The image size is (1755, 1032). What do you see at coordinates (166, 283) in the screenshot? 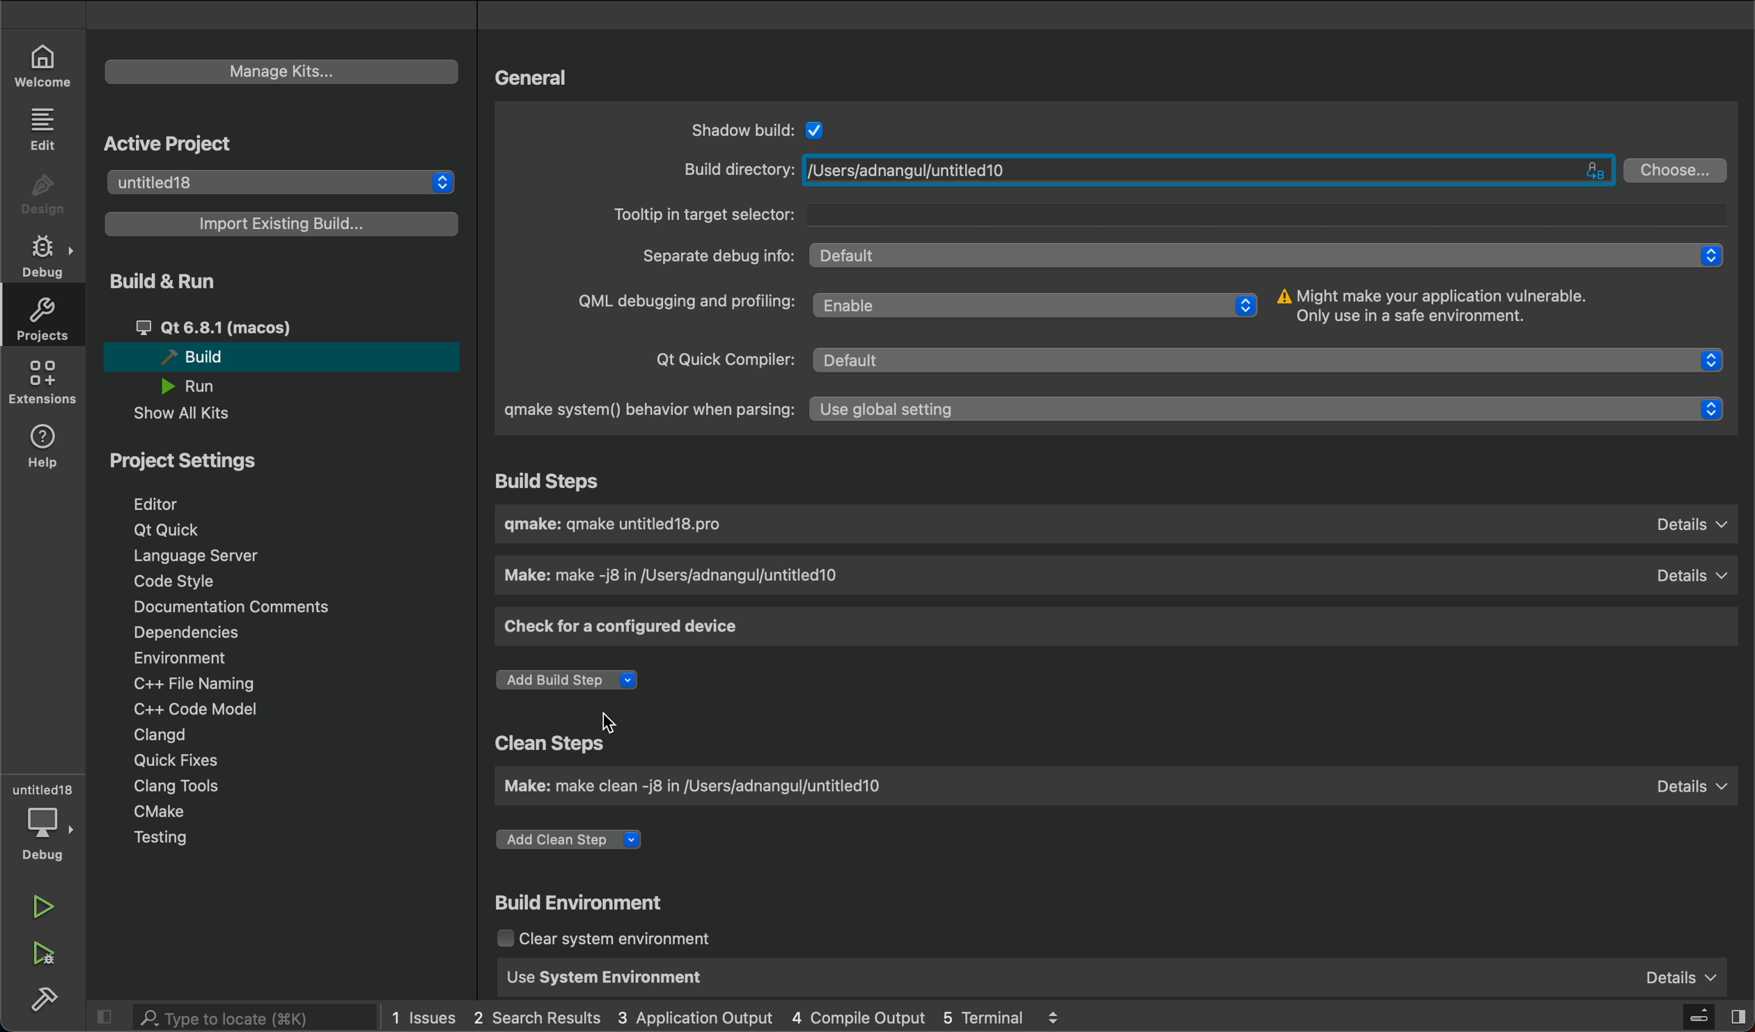
I see `Build & Run` at bounding box center [166, 283].